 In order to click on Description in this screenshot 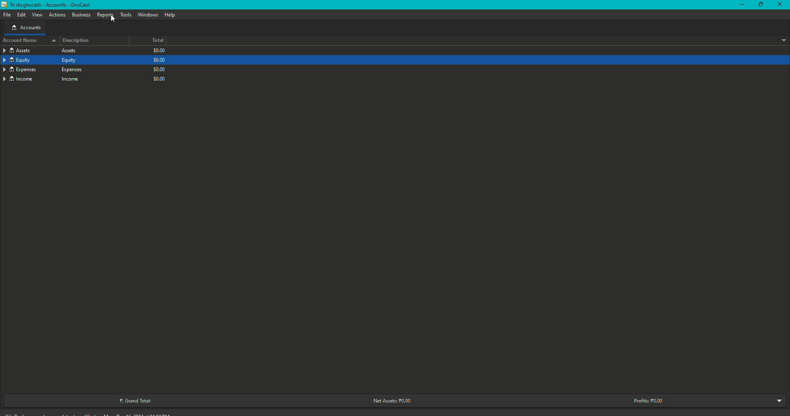, I will do `click(80, 40)`.